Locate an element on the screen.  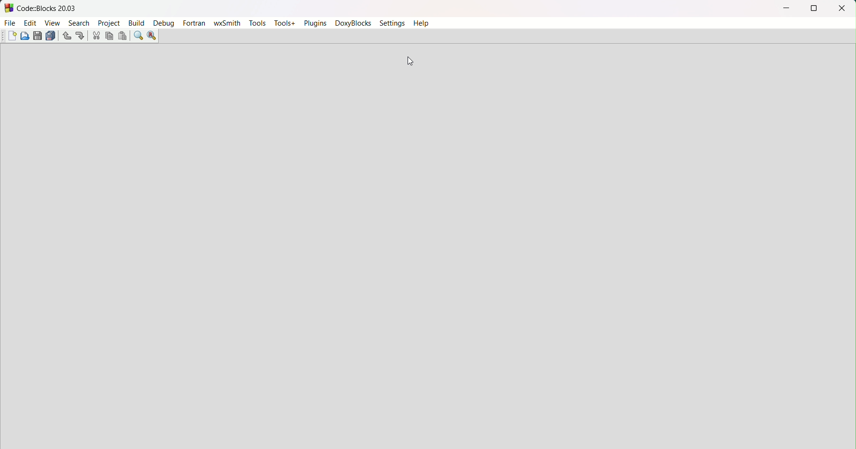
copy is located at coordinates (109, 36).